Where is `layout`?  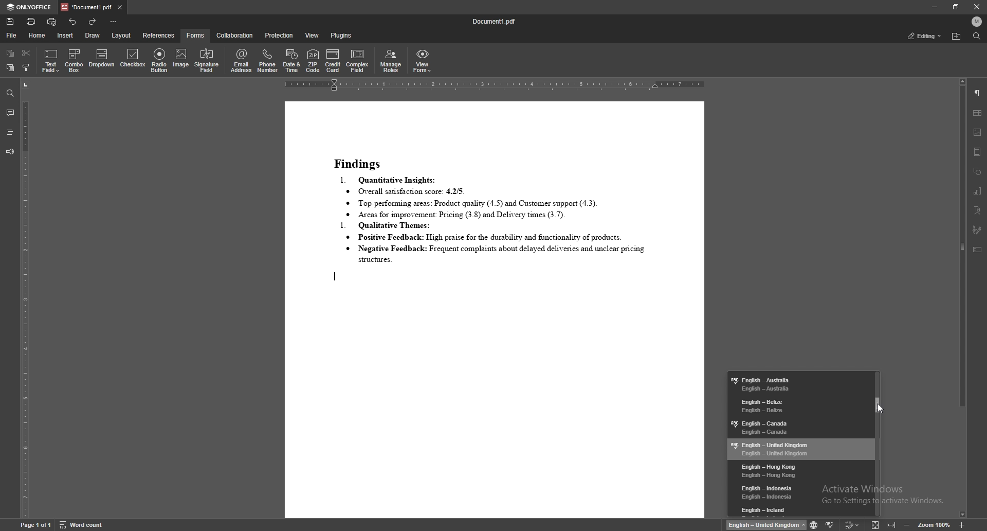 layout is located at coordinates (121, 35).